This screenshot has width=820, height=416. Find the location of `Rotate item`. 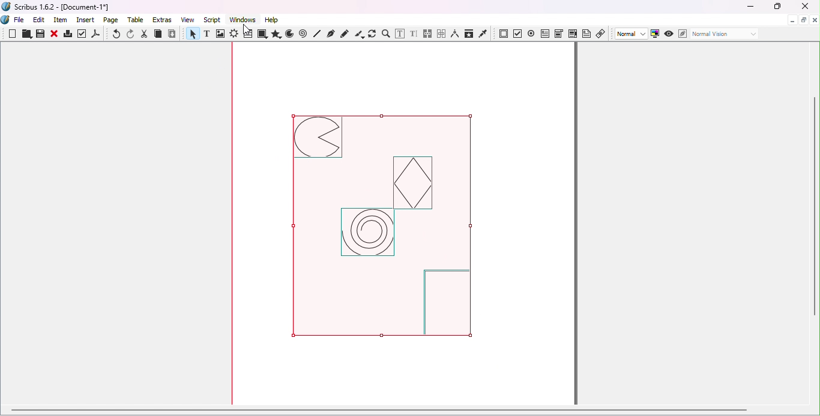

Rotate item is located at coordinates (372, 34).